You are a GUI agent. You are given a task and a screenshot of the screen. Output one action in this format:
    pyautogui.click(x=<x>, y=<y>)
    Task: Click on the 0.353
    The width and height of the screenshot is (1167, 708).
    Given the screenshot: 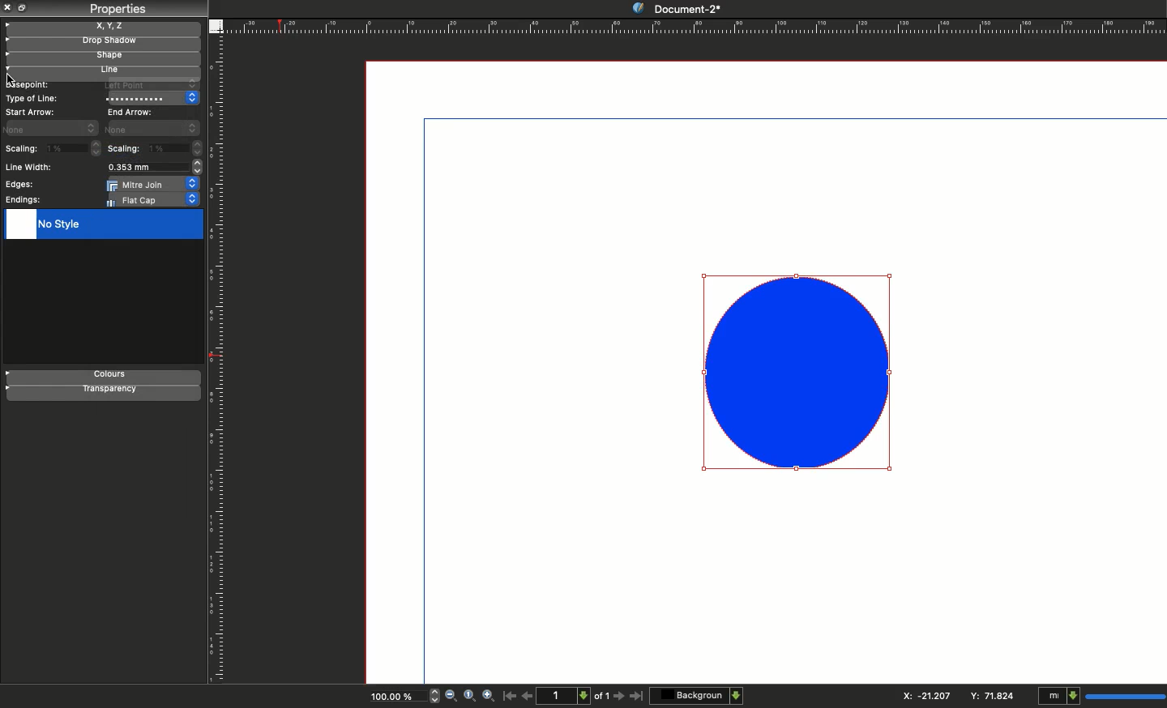 What is the action you would take?
    pyautogui.click(x=152, y=168)
    